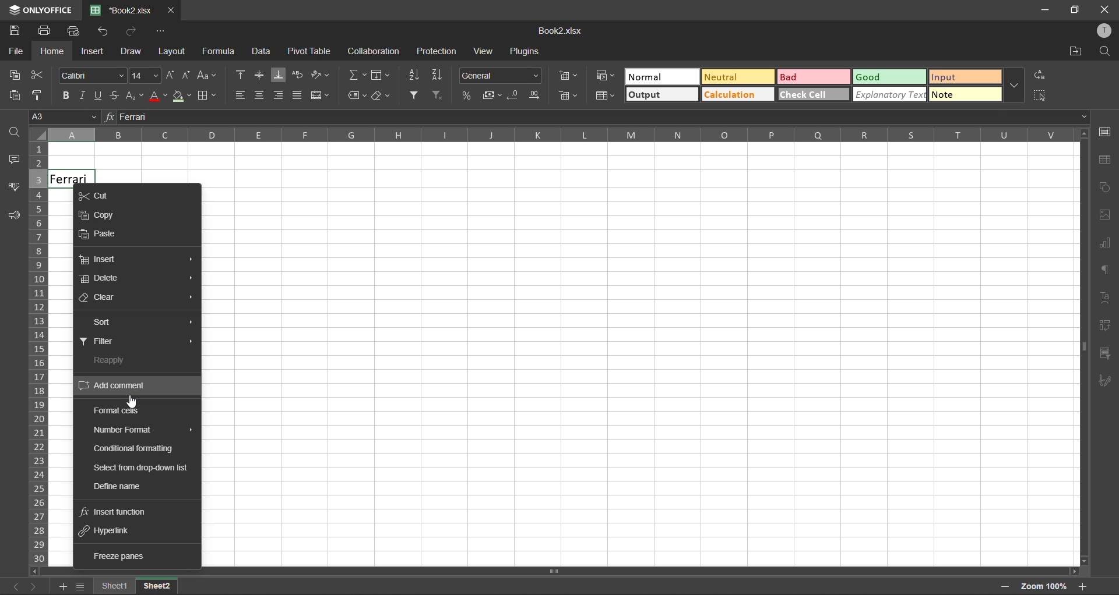 This screenshot has width=1119, height=595. Describe the element at coordinates (441, 97) in the screenshot. I see `clear filter` at that location.